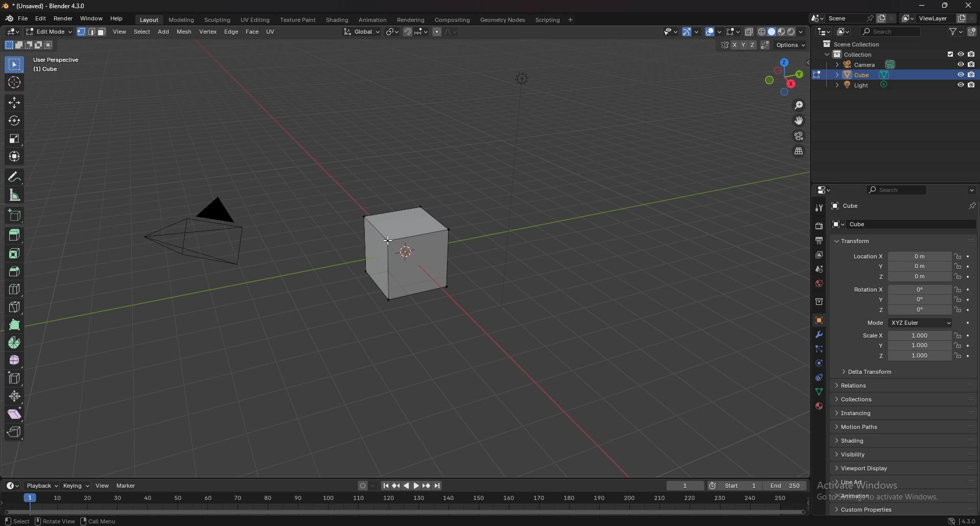 The height and width of the screenshot is (526, 980). What do you see at coordinates (820, 225) in the screenshot?
I see `render` at bounding box center [820, 225].